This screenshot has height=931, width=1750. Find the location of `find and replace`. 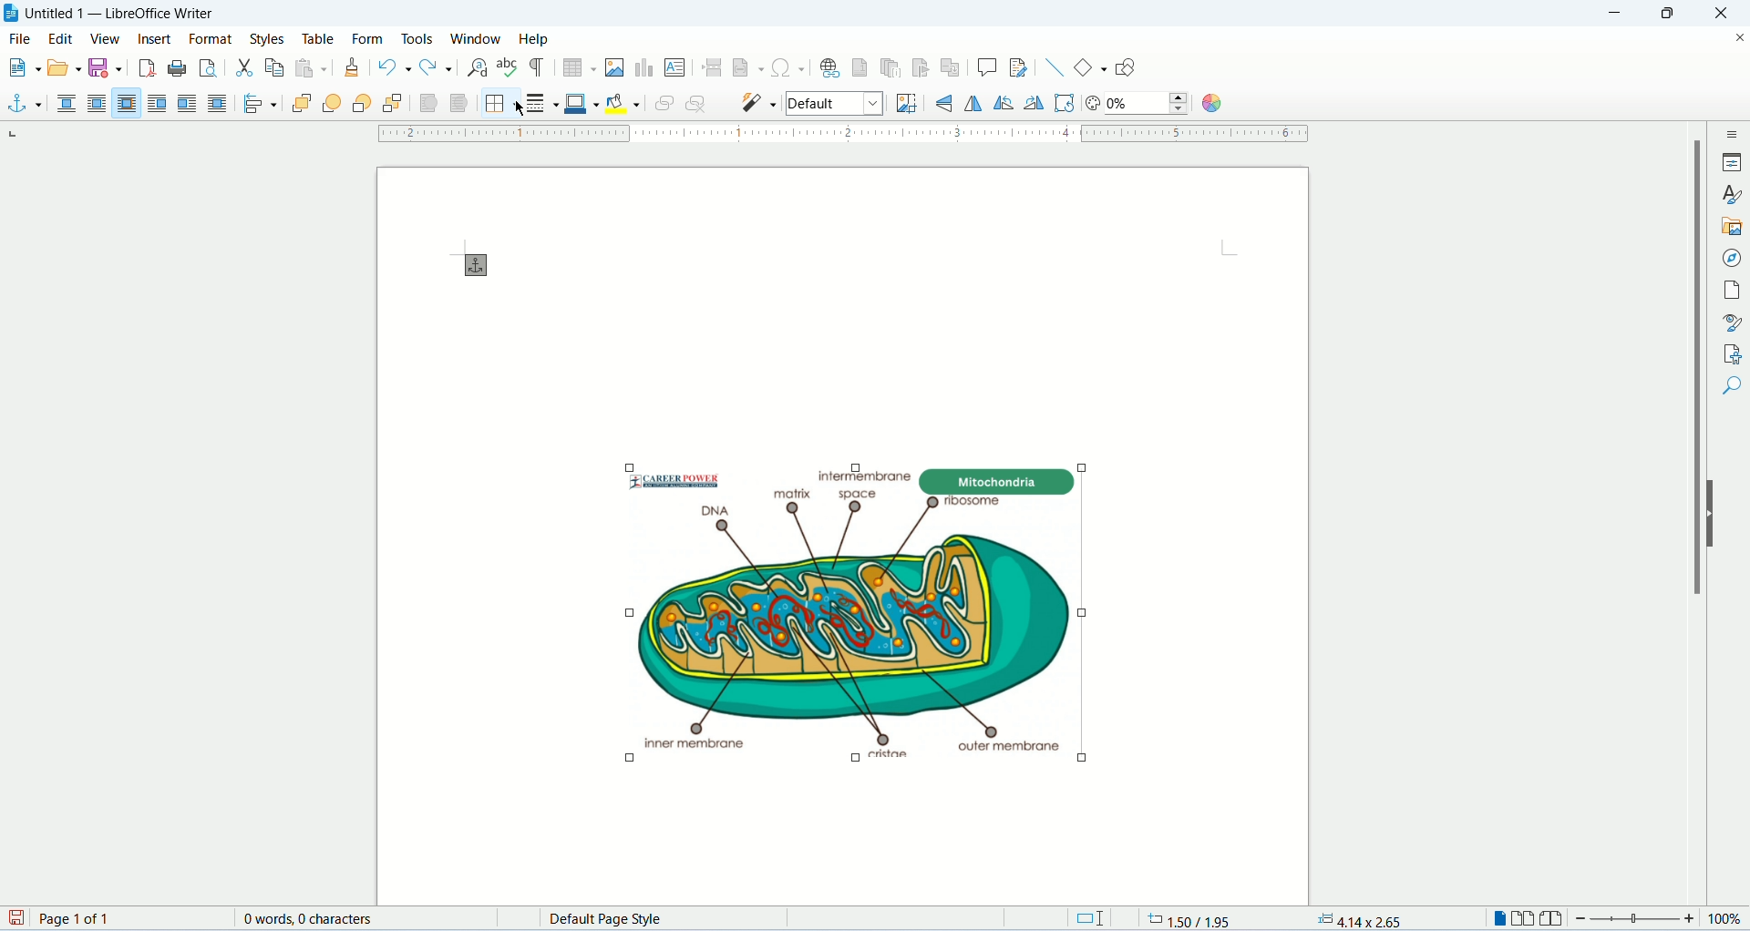

find and replace is located at coordinates (478, 68).